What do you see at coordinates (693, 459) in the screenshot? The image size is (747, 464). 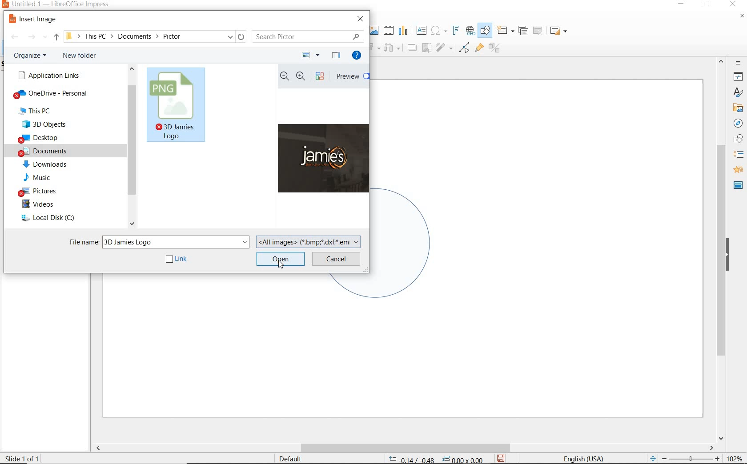 I see `zoom` at bounding box center [693, 459].